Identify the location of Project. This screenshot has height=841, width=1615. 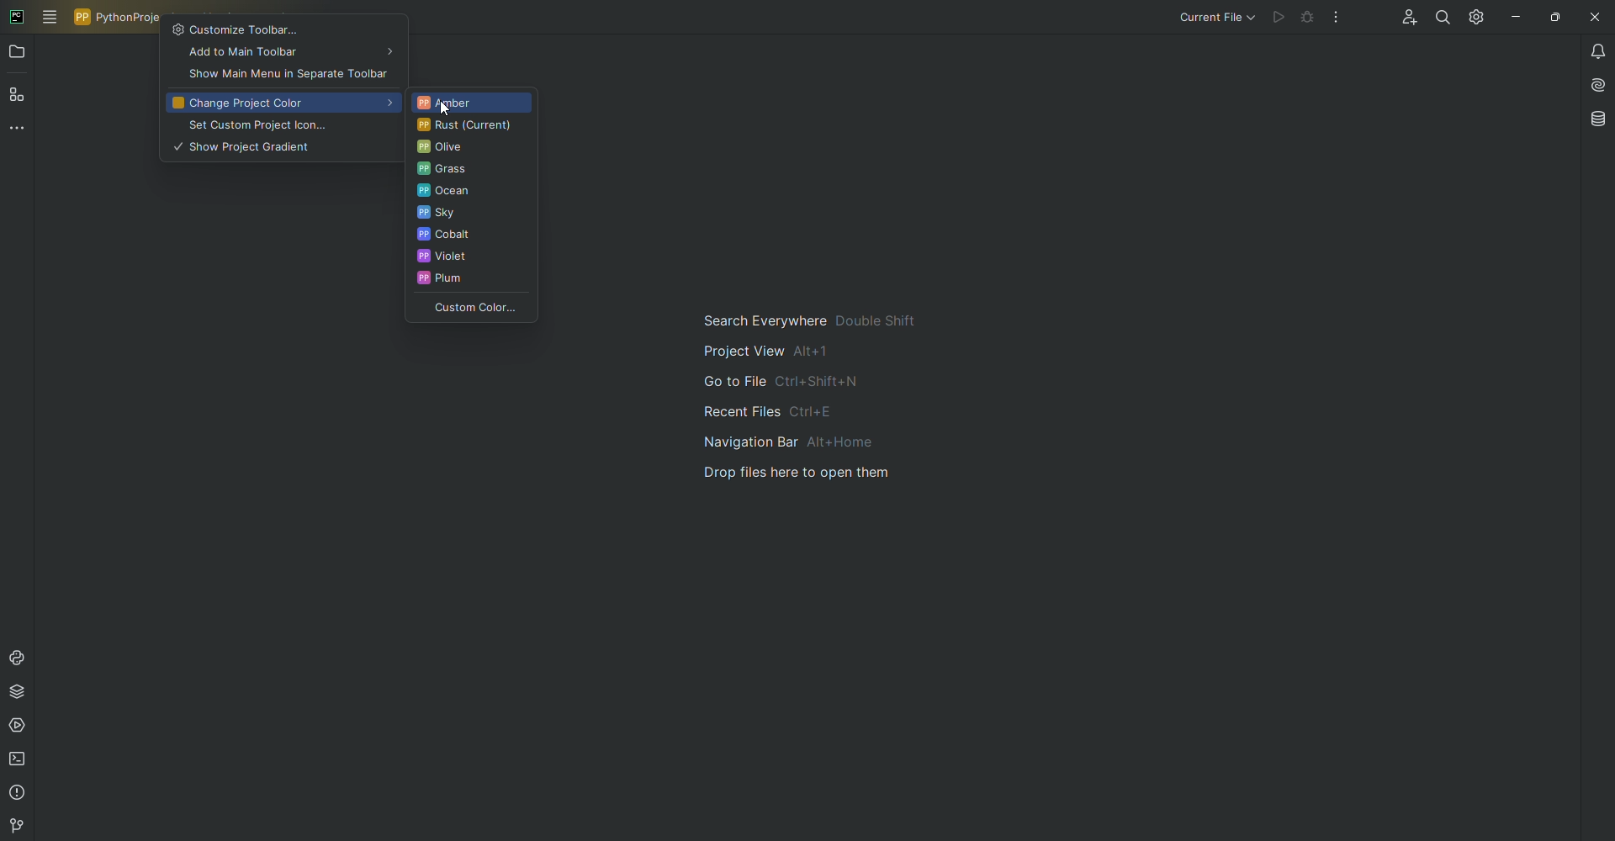
(19, 54).